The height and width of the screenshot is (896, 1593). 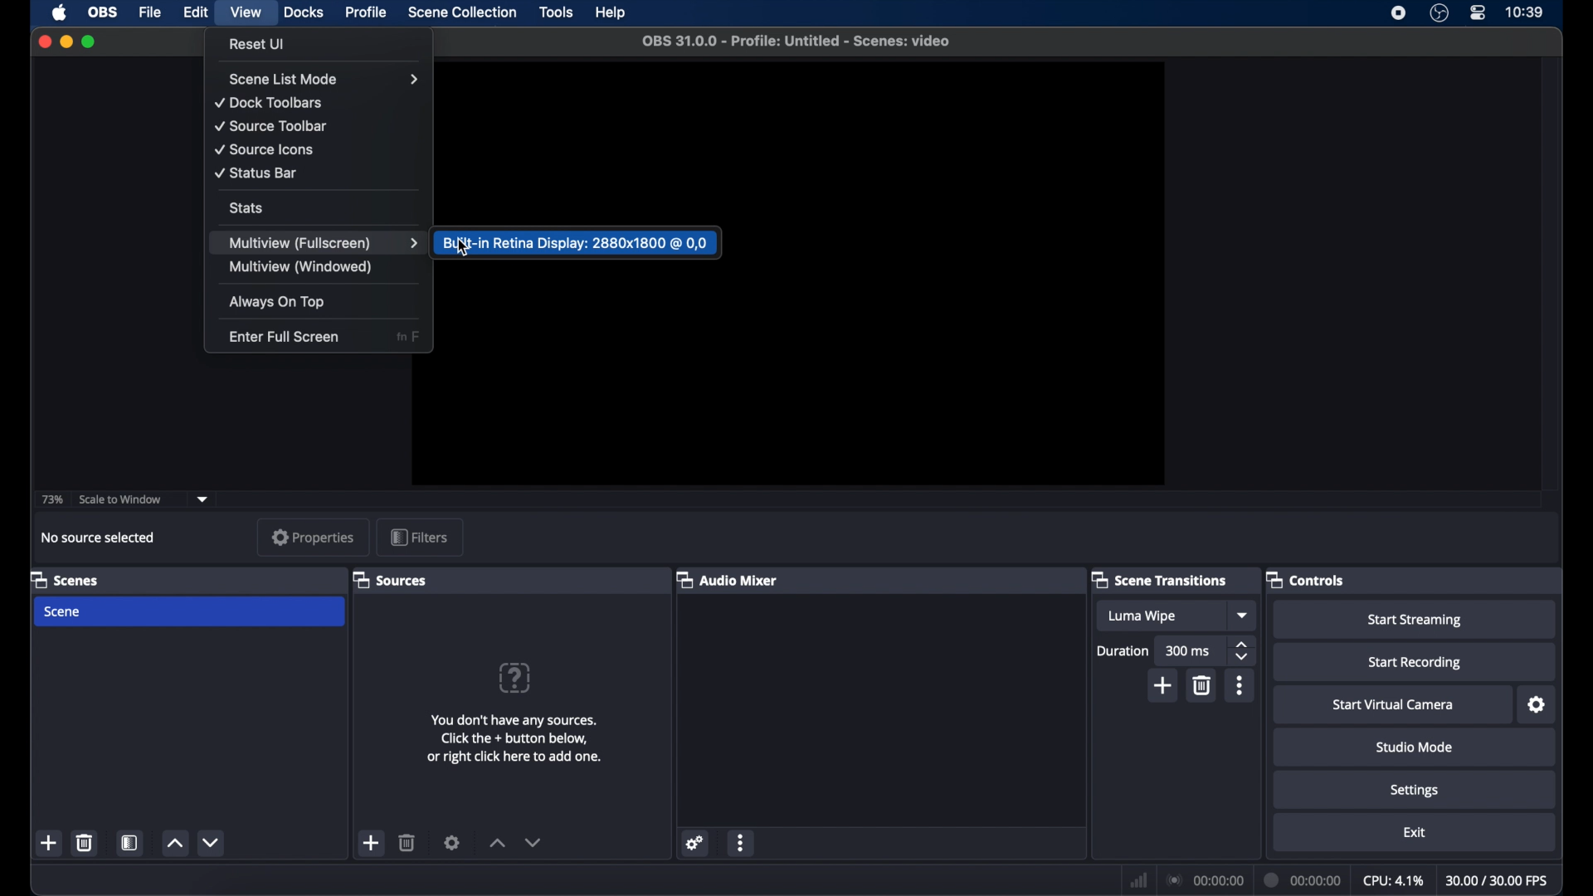 What do you see at coordinates (45, 41) in the screenshot?
I see `close` at bounding box center [45, 41].